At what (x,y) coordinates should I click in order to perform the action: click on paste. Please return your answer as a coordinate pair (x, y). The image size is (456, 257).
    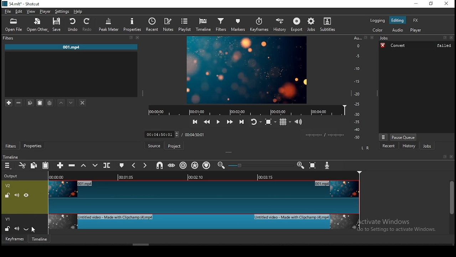
    Looking at the image, I should click on (40, 102).